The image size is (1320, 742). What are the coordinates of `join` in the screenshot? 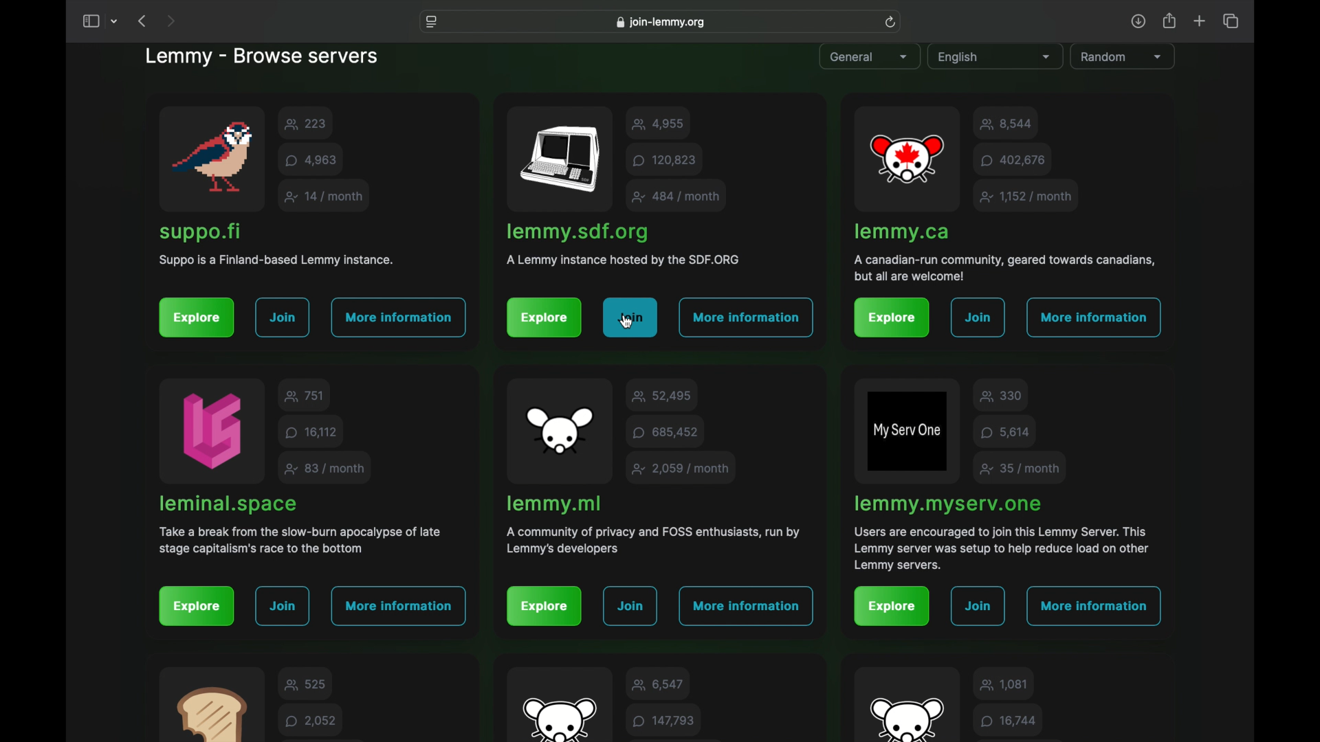 It's located at (284, 607).